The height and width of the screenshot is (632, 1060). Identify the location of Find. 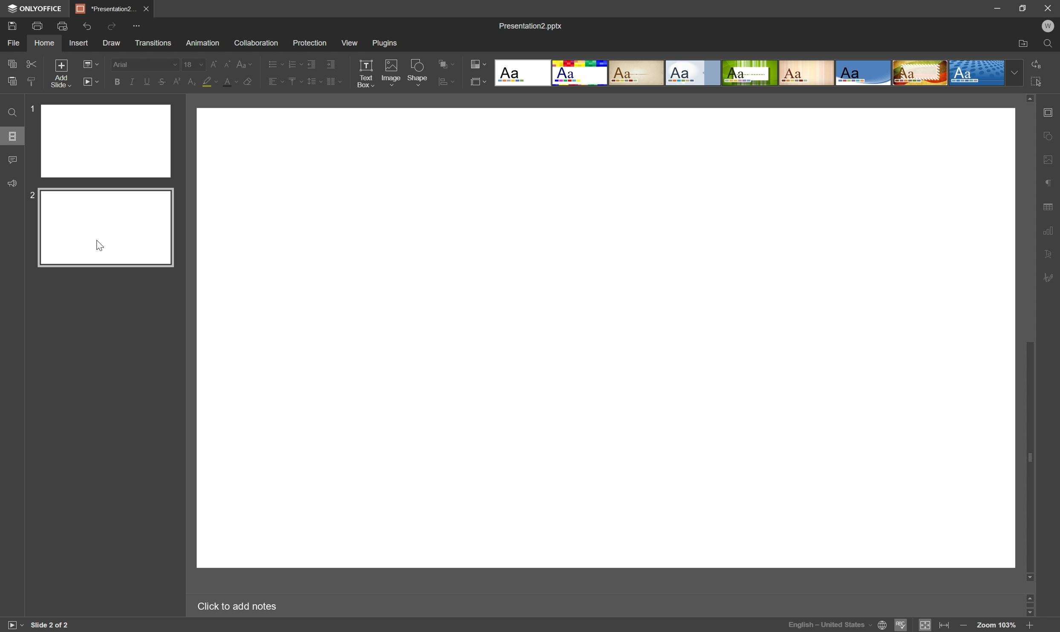
(1050, 43).